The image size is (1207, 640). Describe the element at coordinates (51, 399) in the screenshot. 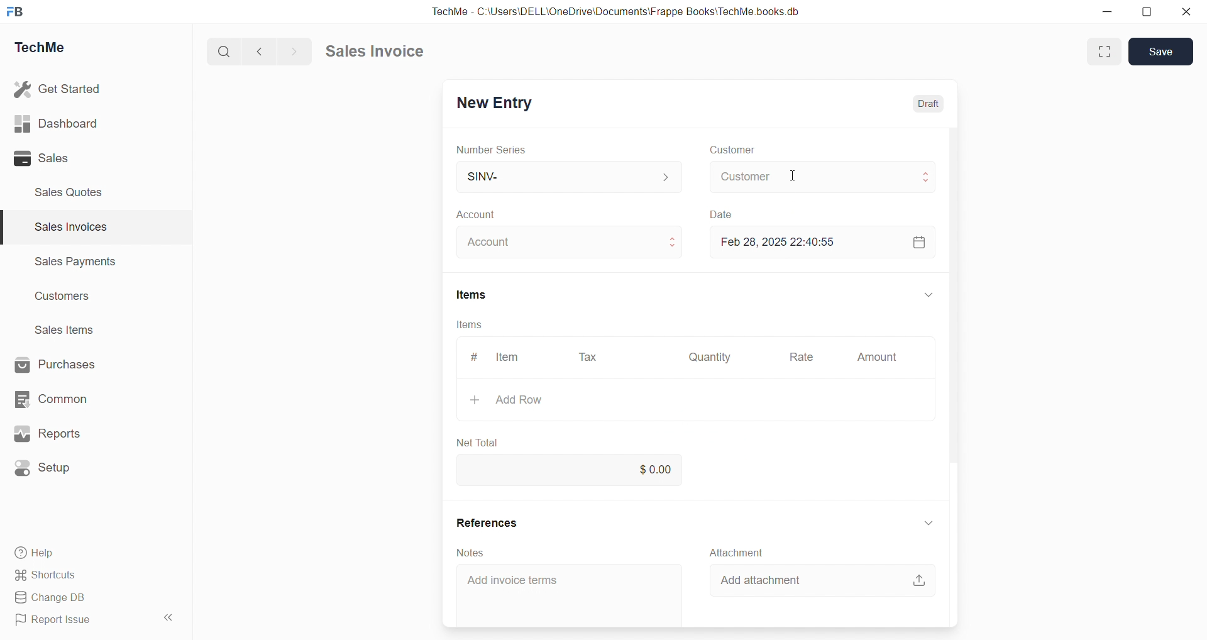

I see `Common` at that location.